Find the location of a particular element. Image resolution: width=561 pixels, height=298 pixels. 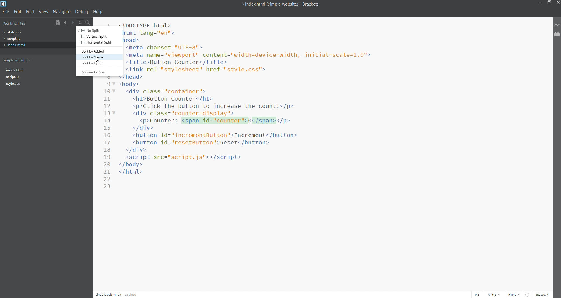

search is located at coordinates (87, 22).